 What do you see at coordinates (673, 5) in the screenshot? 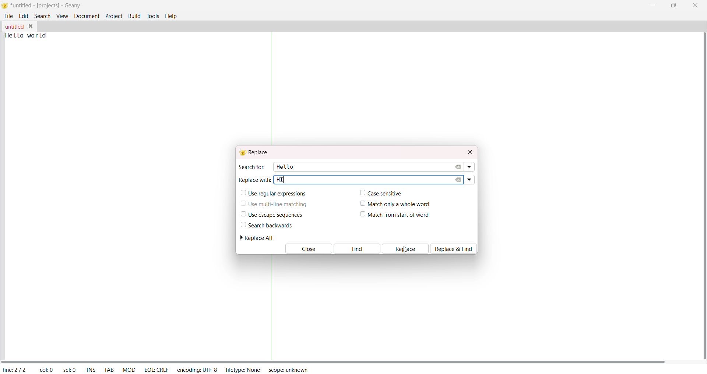
I see `maximize` at bounding box center [673, 5].